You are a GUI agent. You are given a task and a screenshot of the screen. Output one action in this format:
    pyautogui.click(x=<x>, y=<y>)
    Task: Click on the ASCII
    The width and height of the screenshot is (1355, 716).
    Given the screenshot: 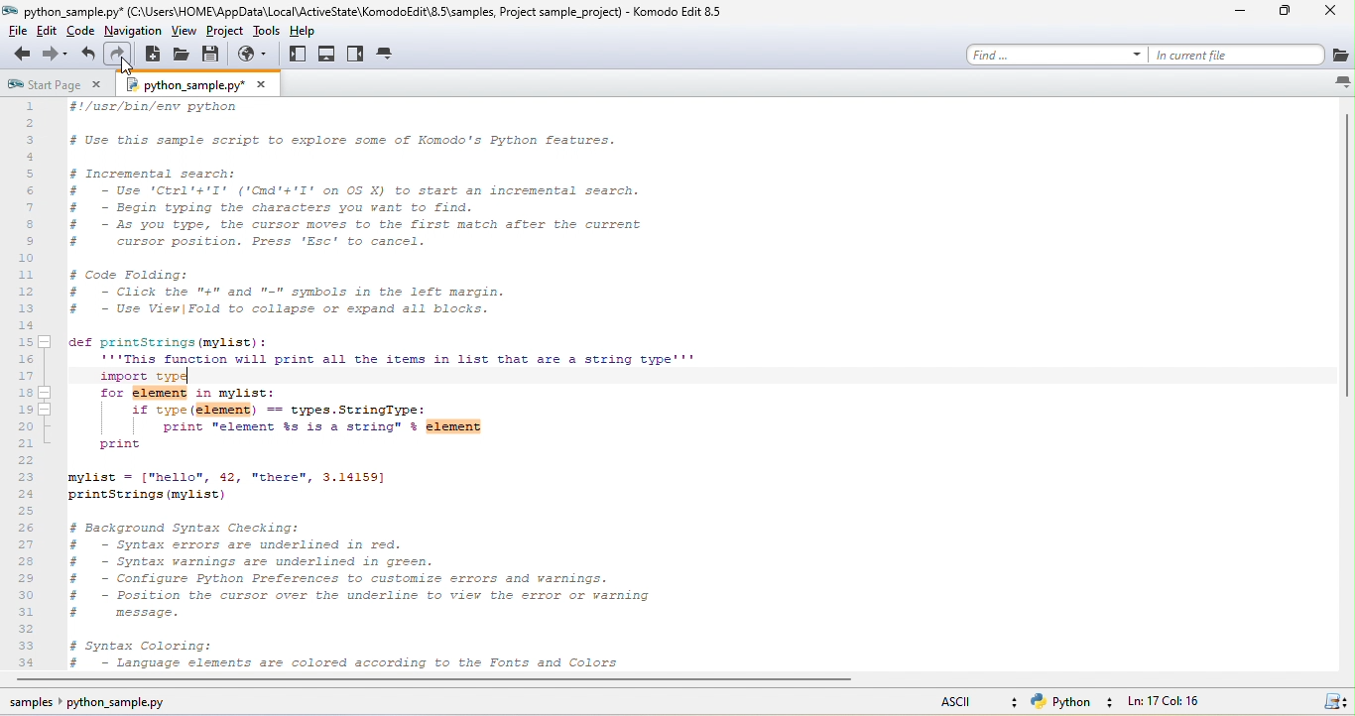 What is the action you would take?
    pyautogui.click(x=947, y=704)
    